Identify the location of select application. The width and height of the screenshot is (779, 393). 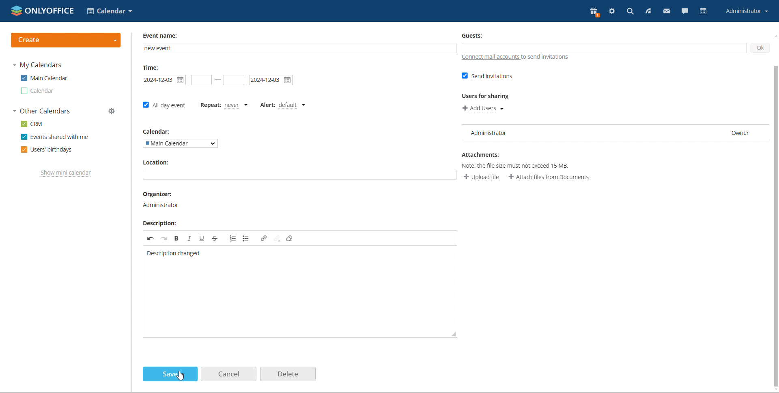
(110, 11).